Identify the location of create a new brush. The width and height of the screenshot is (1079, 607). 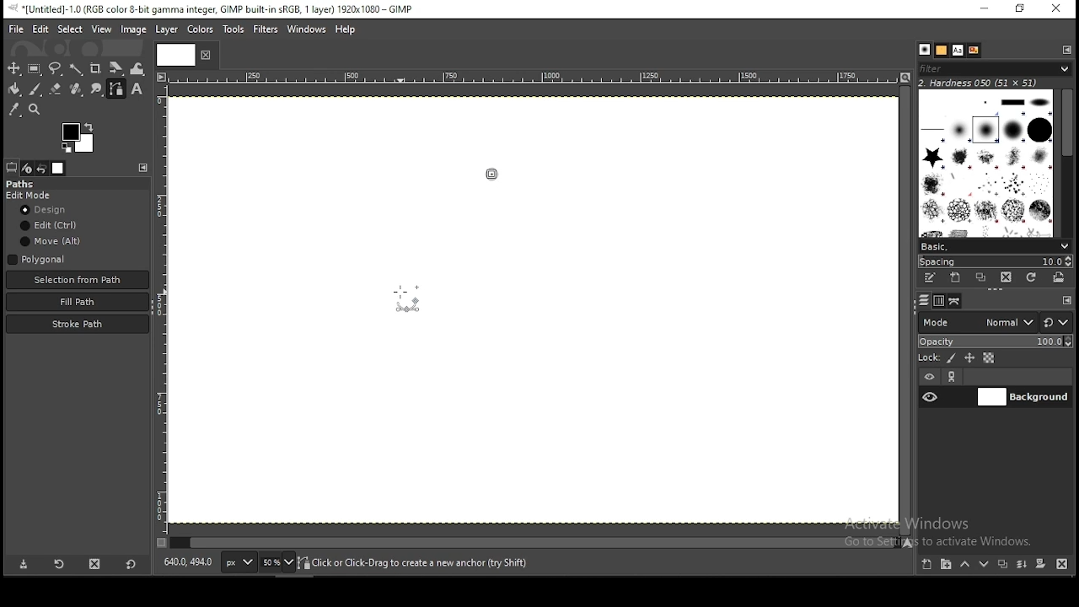
(957, 277).